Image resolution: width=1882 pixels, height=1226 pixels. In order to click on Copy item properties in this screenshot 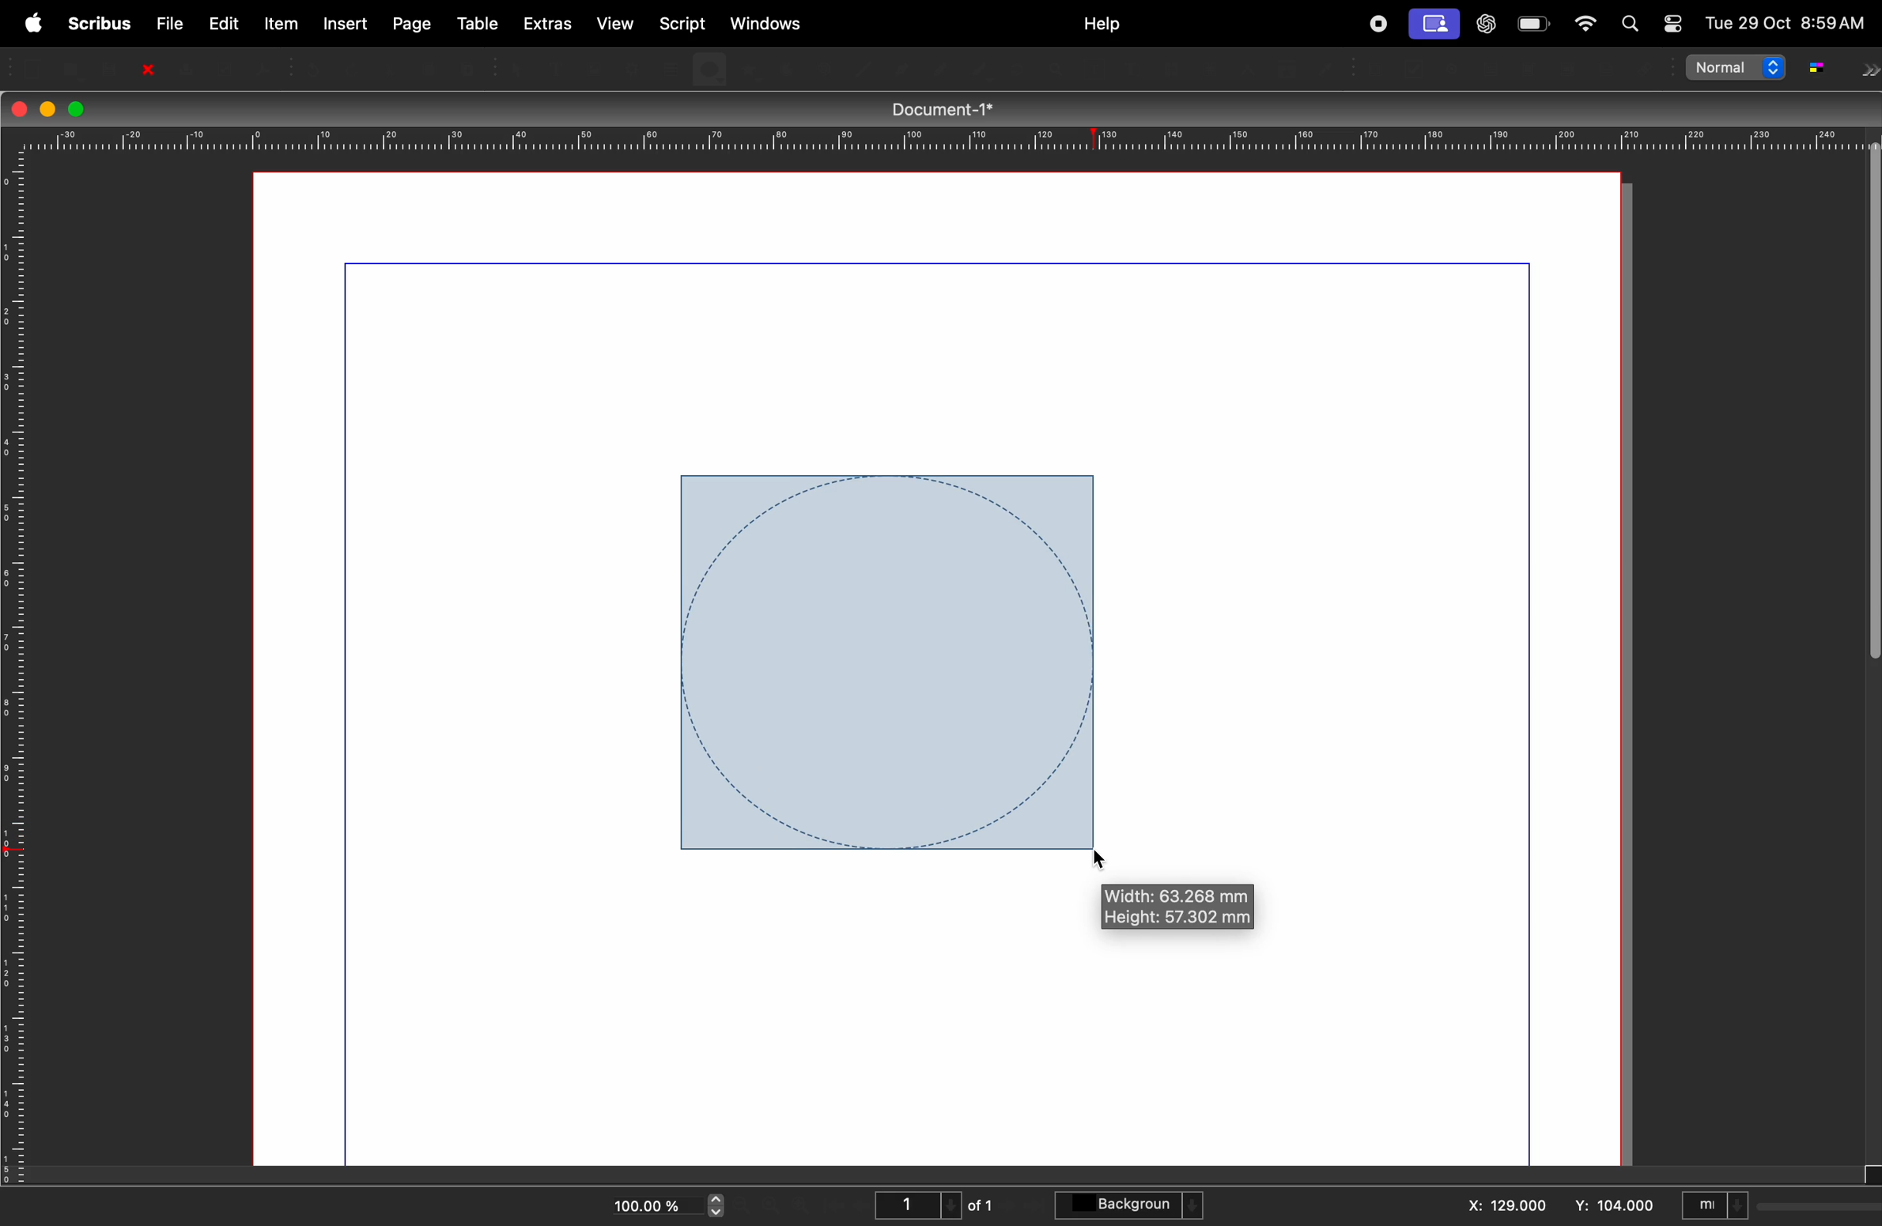, I will do `click(1287, 69)`.